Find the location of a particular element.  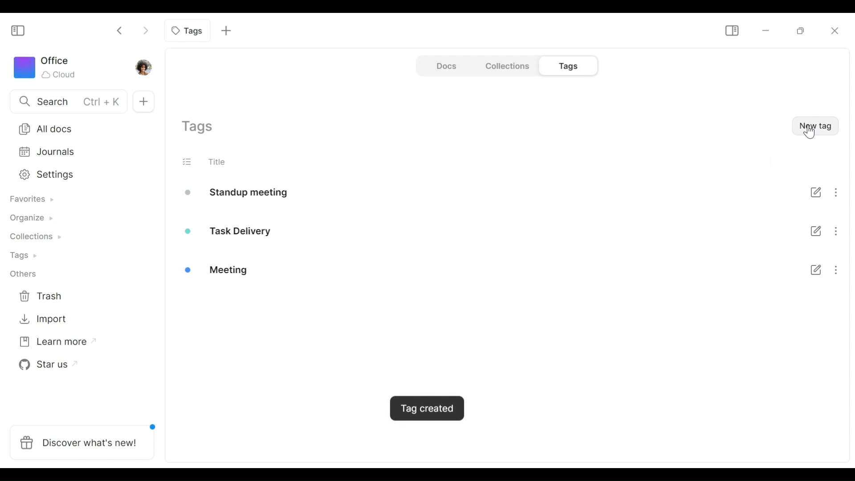

Restore is located at coordinates (800, 31).